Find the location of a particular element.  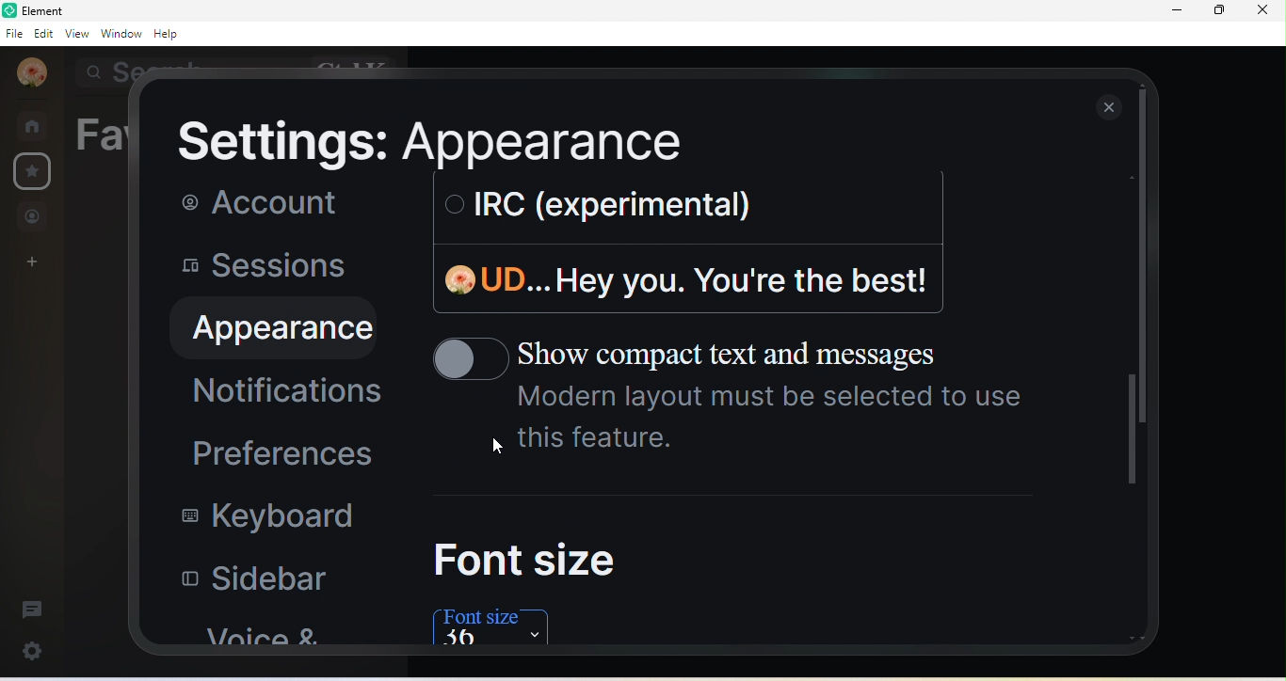

edit is located at coordinates (45, 37).